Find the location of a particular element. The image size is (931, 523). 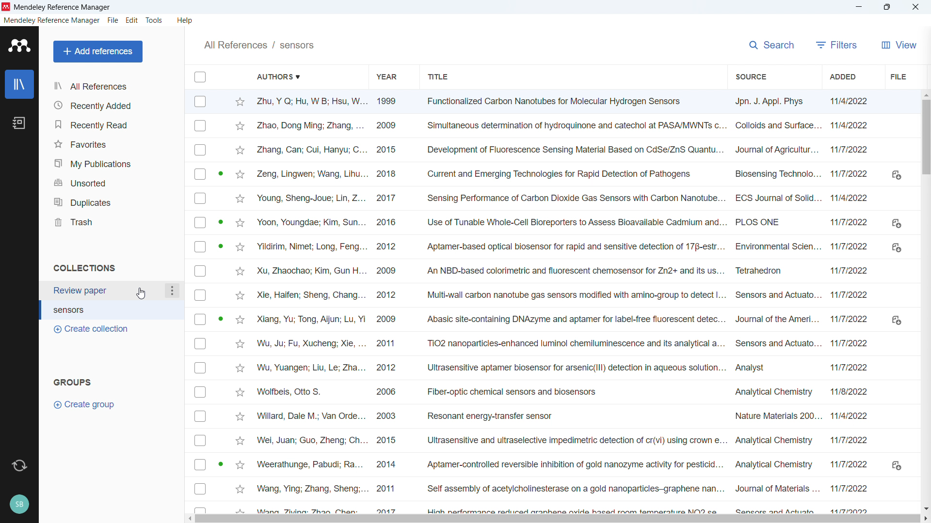

PDF available is located at coordinates (220, 221).